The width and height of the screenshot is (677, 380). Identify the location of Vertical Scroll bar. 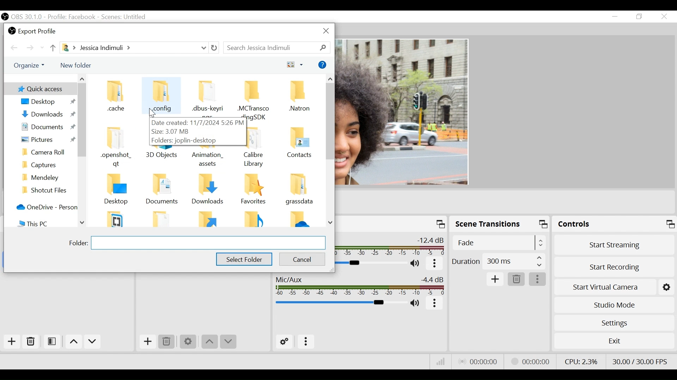
(330, 122).